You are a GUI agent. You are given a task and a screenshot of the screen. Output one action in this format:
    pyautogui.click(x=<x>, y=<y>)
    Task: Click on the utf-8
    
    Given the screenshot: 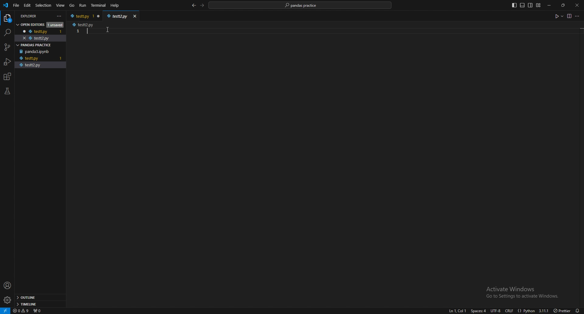 What is the action you would take?
    pyautogui.click(x=495, y=311)
    